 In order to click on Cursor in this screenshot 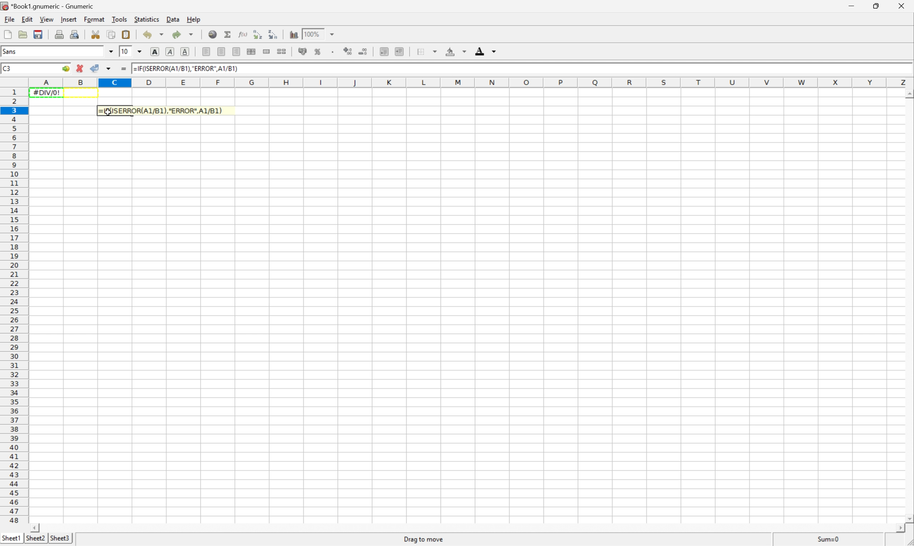, I will do `click(109, 111)`.